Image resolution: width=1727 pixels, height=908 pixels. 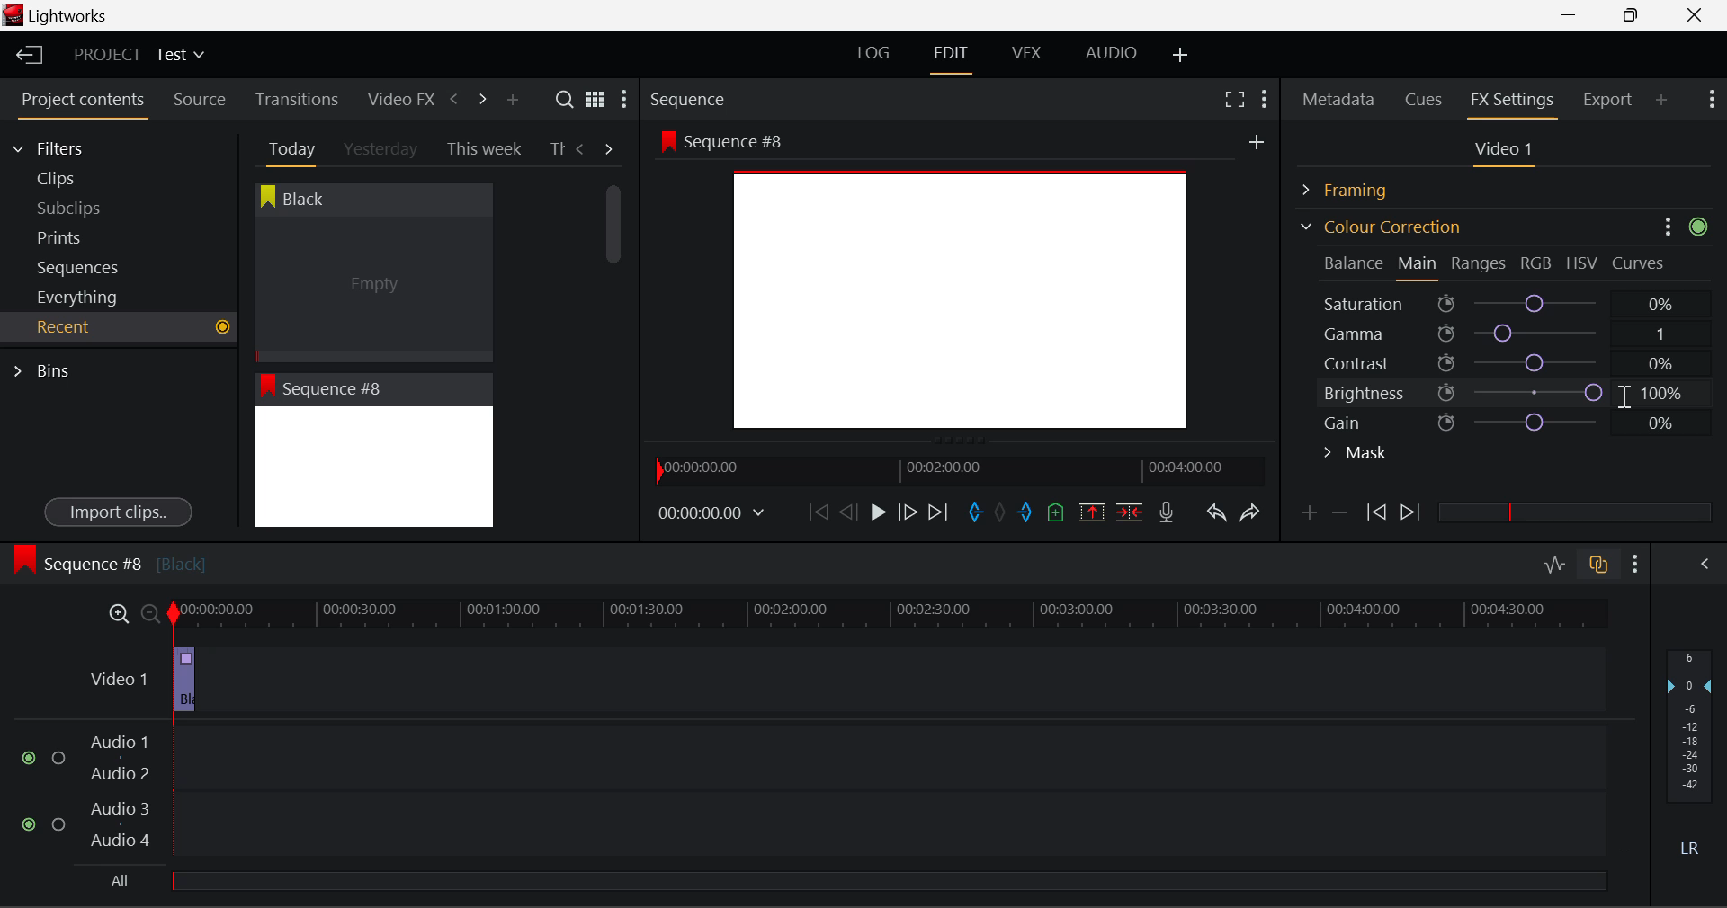 I want to click on Close, so click(x=1698, y=15).